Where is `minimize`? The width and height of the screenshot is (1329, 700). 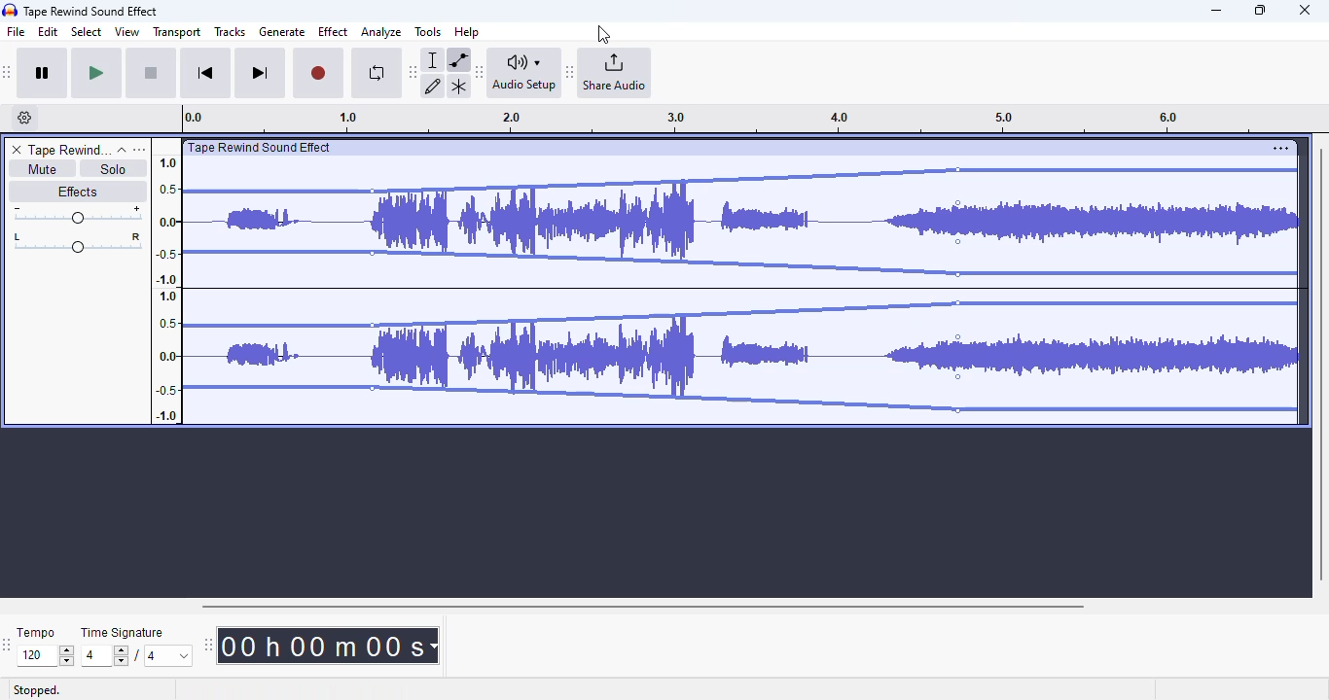 minimize is located at coordinates (1216, 11).